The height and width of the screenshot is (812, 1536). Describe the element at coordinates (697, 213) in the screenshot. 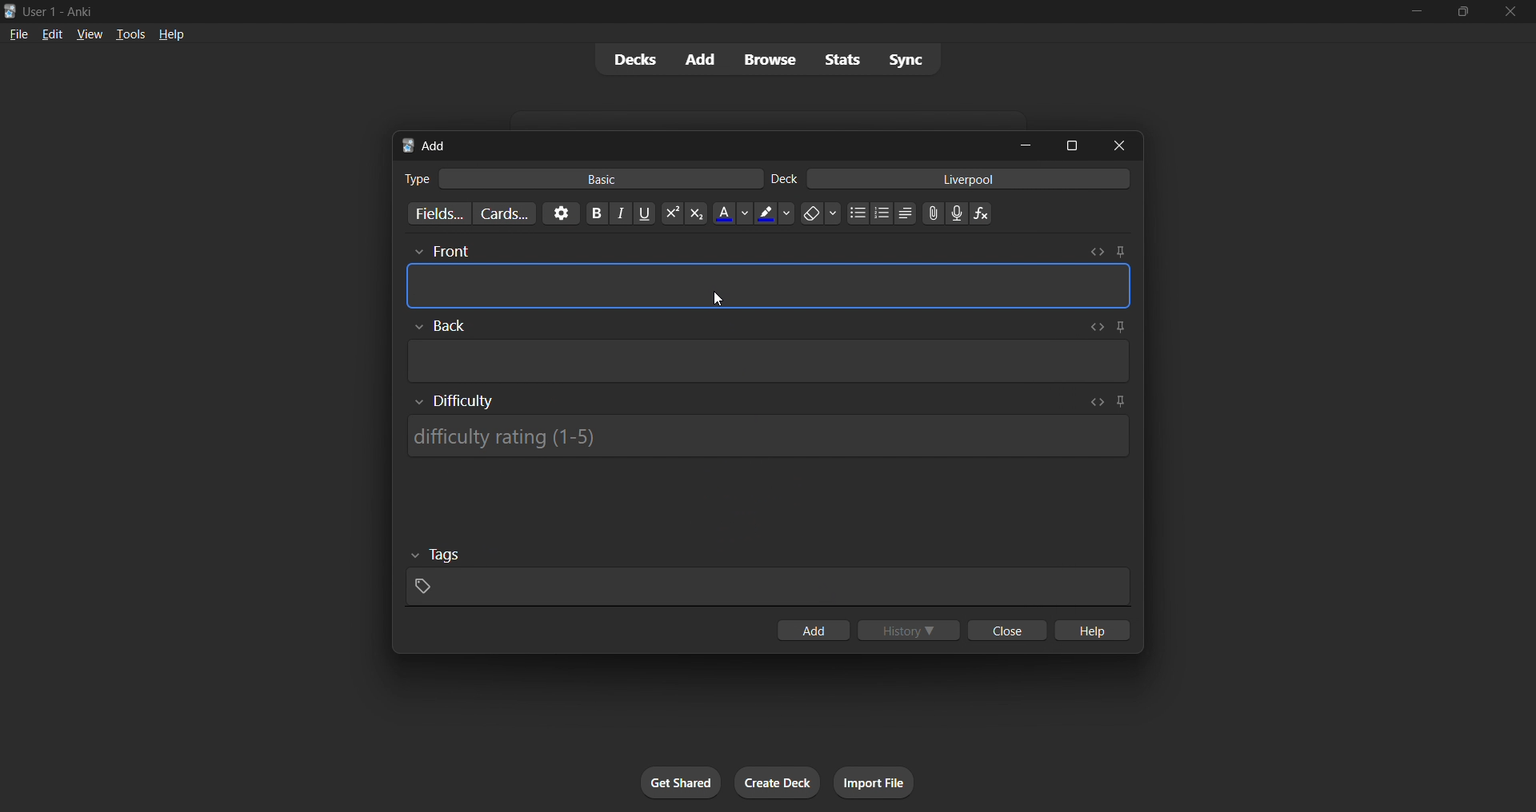

I see `Subscript` at that location.